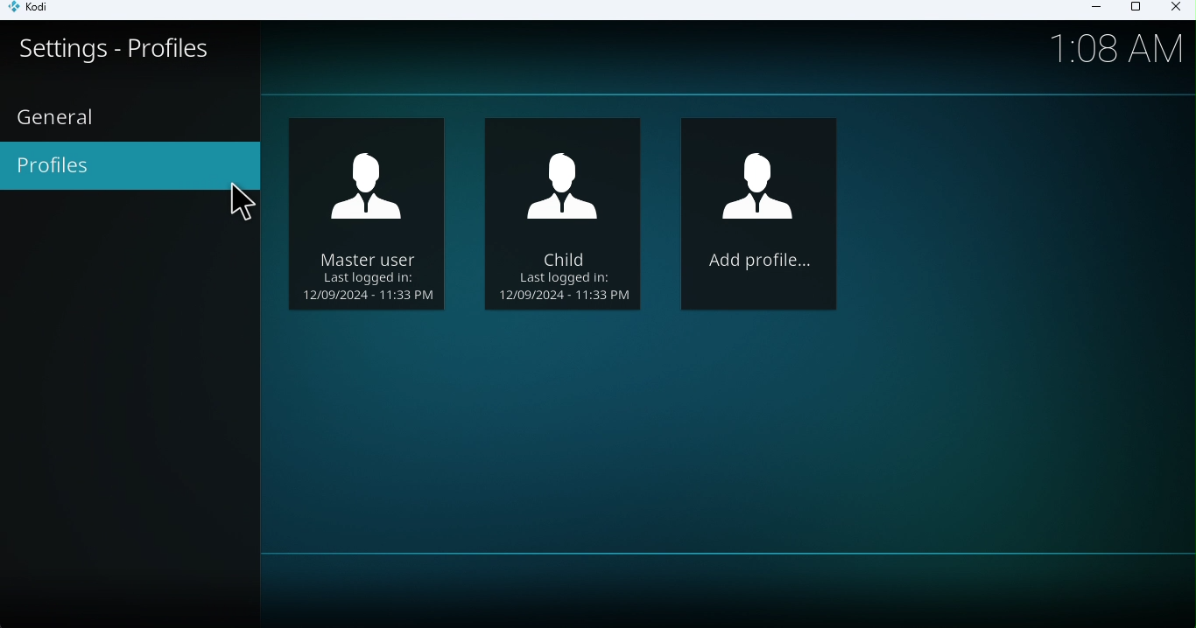 The image size is (1196, 628). I want to click on General, so click(60, 116).